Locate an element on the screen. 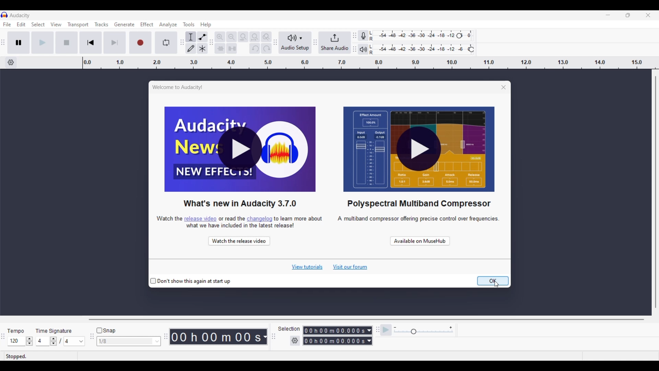  Select menu is located at coordinates (38, 24).